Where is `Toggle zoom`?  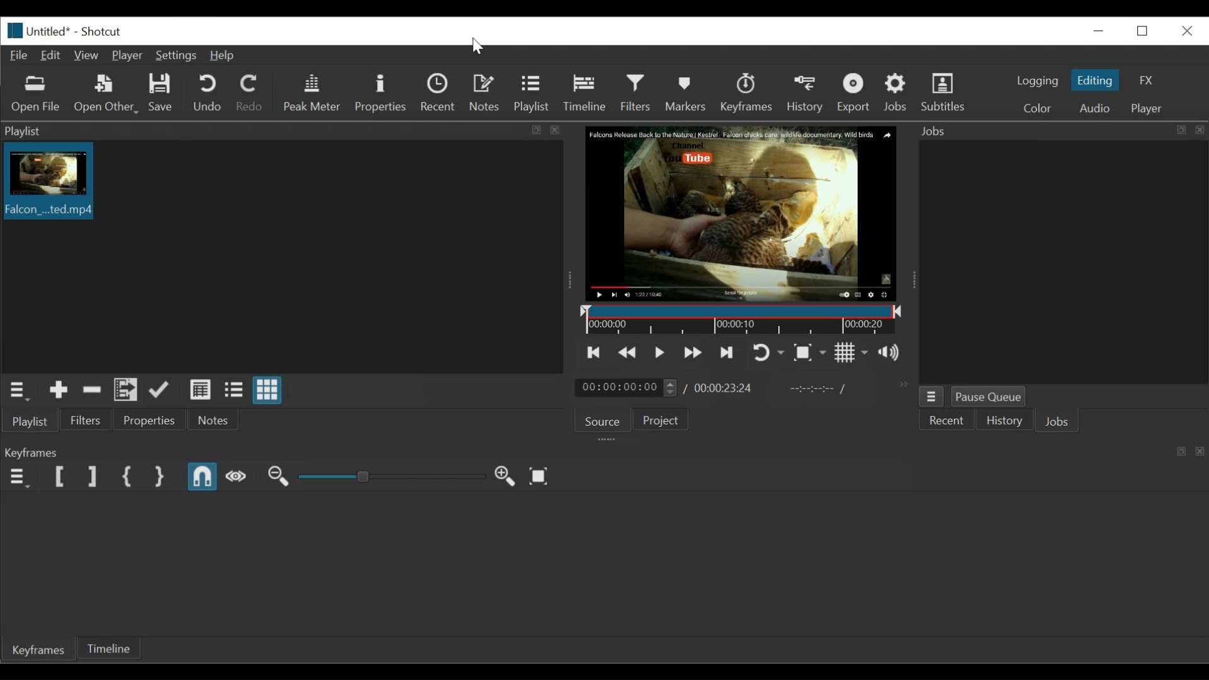 Toggle zoom is located at coordinates (810, 354).